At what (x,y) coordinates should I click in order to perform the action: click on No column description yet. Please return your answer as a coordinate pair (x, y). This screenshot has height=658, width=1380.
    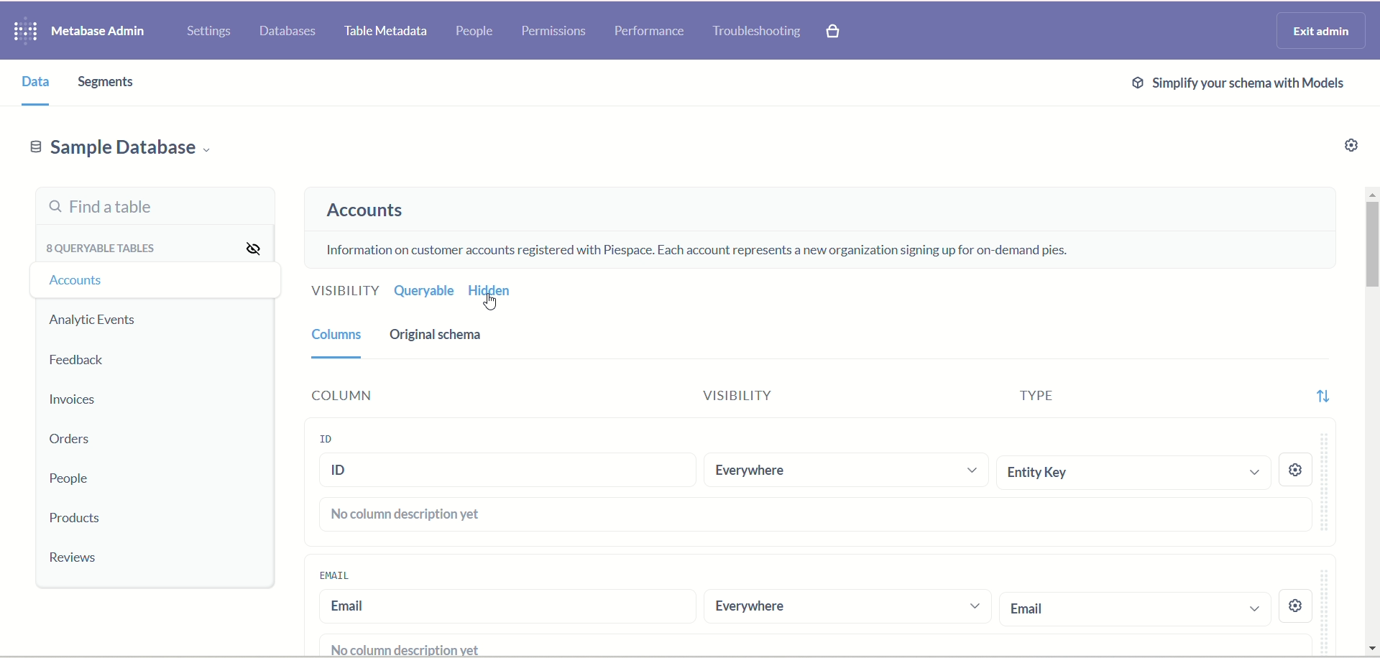
    Looking at the image, I should click on (407, 516).